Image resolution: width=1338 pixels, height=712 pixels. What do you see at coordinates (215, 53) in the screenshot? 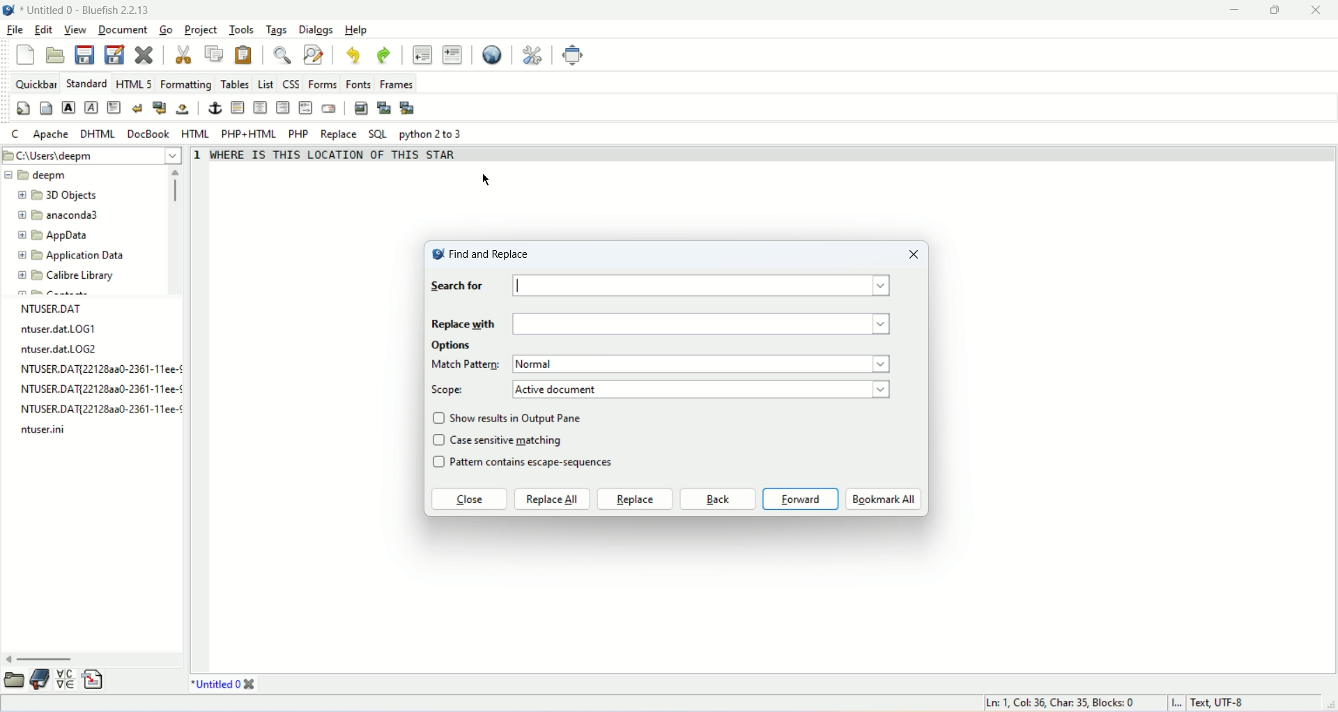
I see `copy` at bounding box center [215, 53].